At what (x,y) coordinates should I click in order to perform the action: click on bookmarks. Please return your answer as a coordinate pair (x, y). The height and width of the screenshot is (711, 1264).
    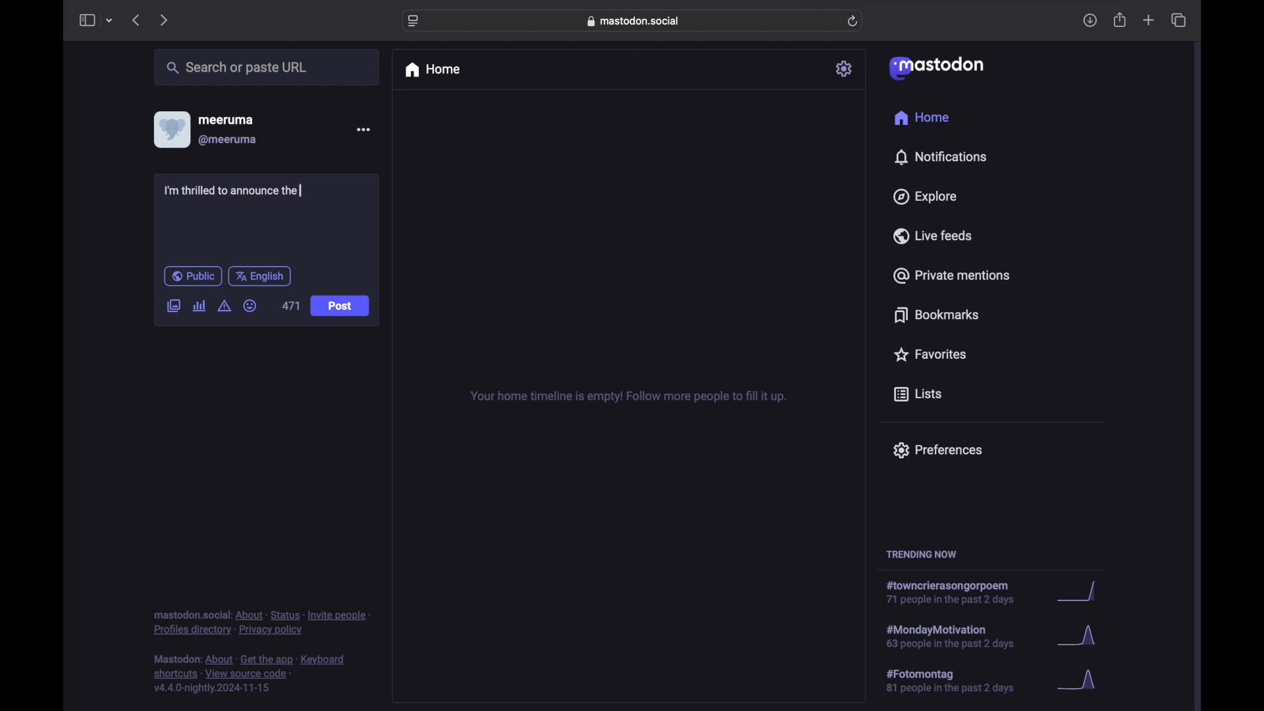
    Looking at the image, I should click on (939, 315).